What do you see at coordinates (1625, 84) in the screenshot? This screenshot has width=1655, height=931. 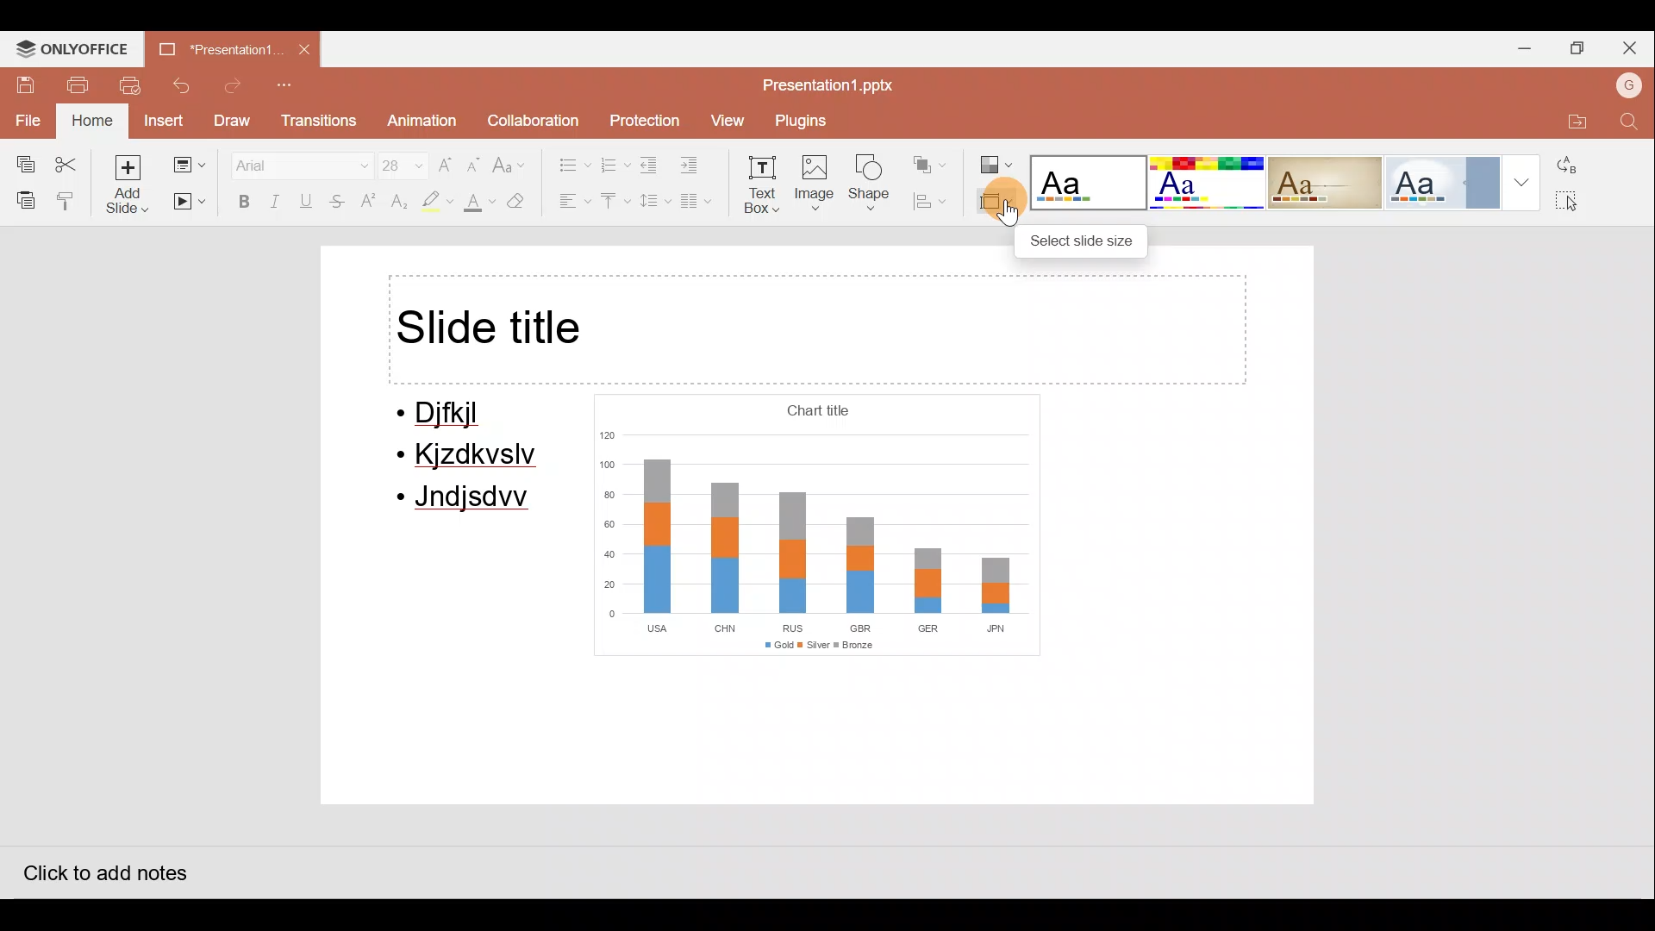 I see `Account name` at bounding box center [1625, 84].